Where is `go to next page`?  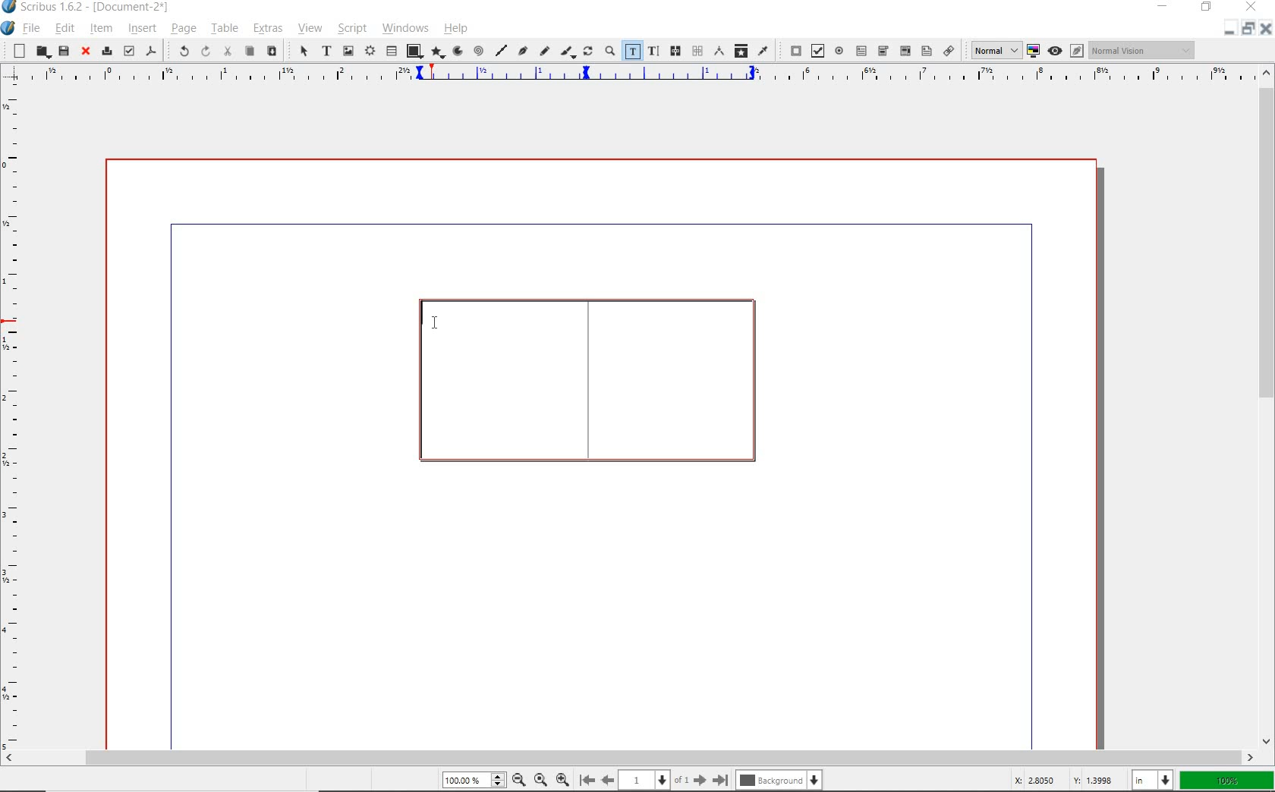 go to next page is located at coordinates (701, 780).